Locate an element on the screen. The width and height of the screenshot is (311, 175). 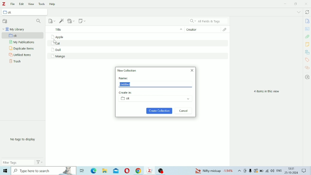
Attachments is located at coordinates (307, 36).